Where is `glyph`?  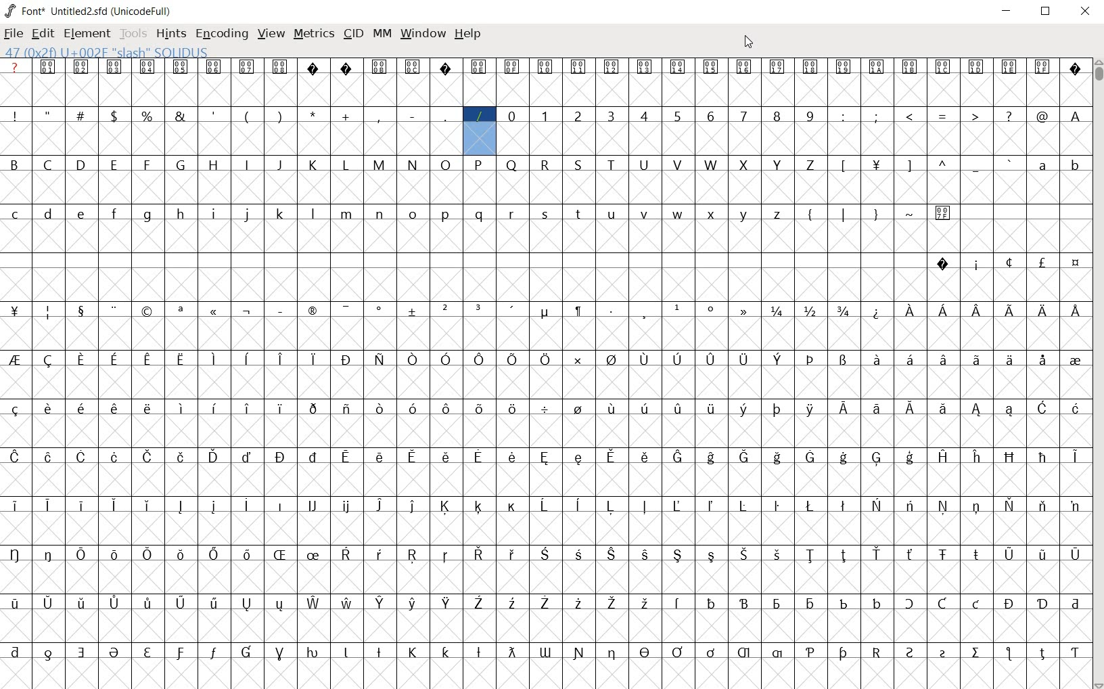
glyph is located at coordinates (644, 360).